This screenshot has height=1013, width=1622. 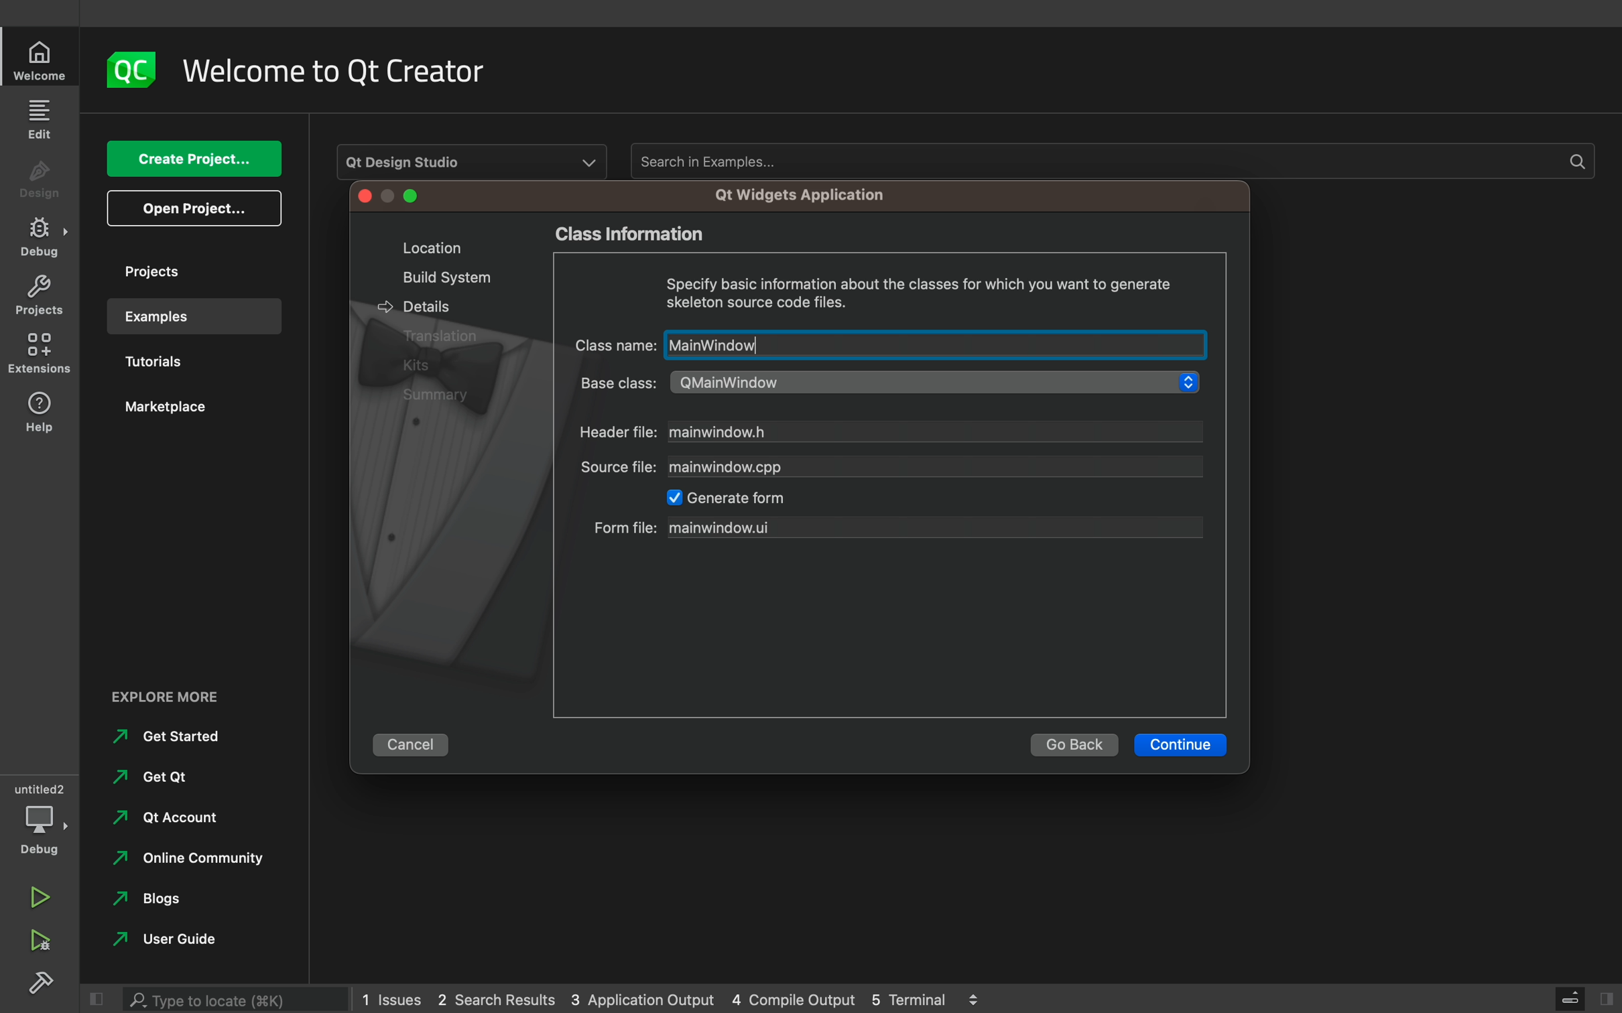 What do you see at coordinates (886, 344) in the screenshot?
I see `class name: MainWindow` at bounding box center [886, 344].